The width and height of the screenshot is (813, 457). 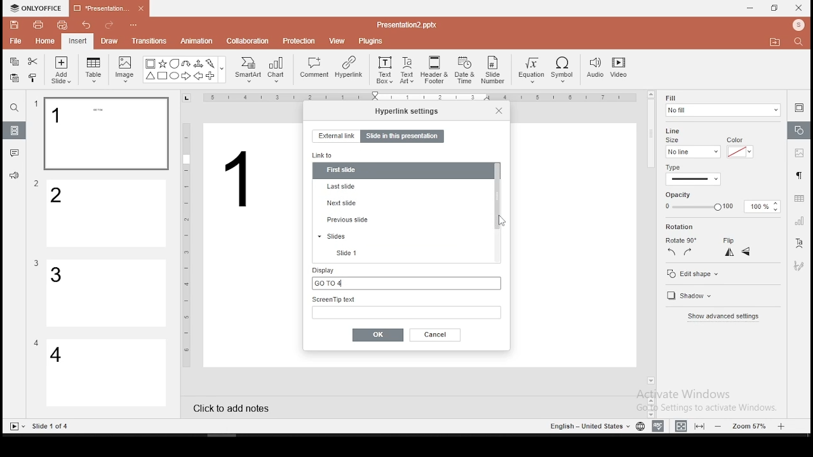 I want to click on , so click(x=222, y=70).